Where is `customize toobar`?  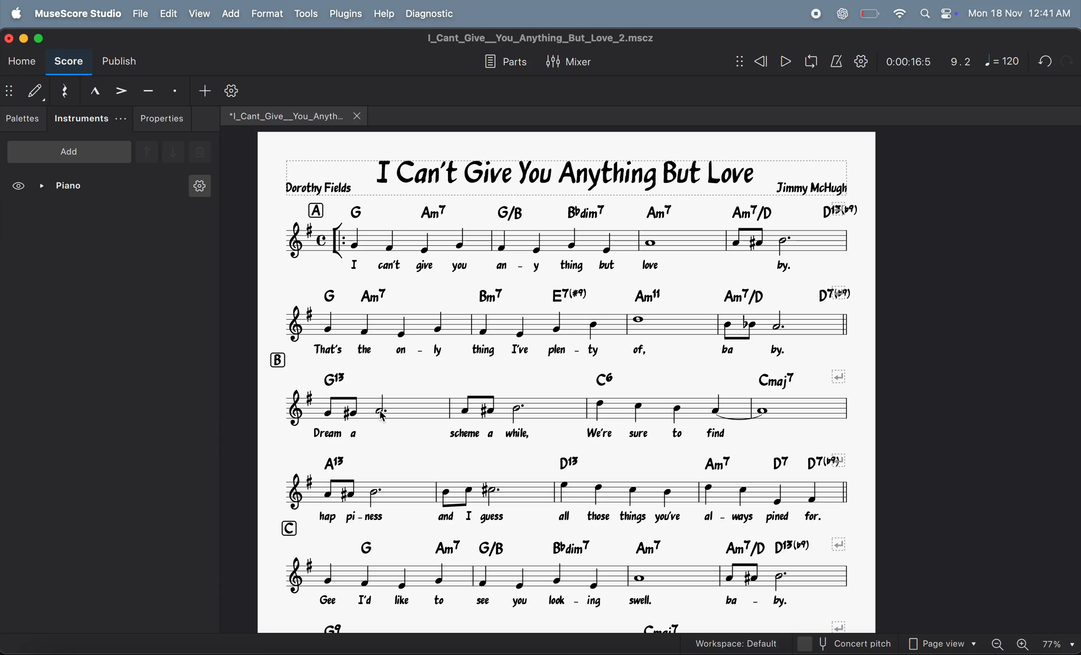 customize toobar is located at coordinates (231, 91).